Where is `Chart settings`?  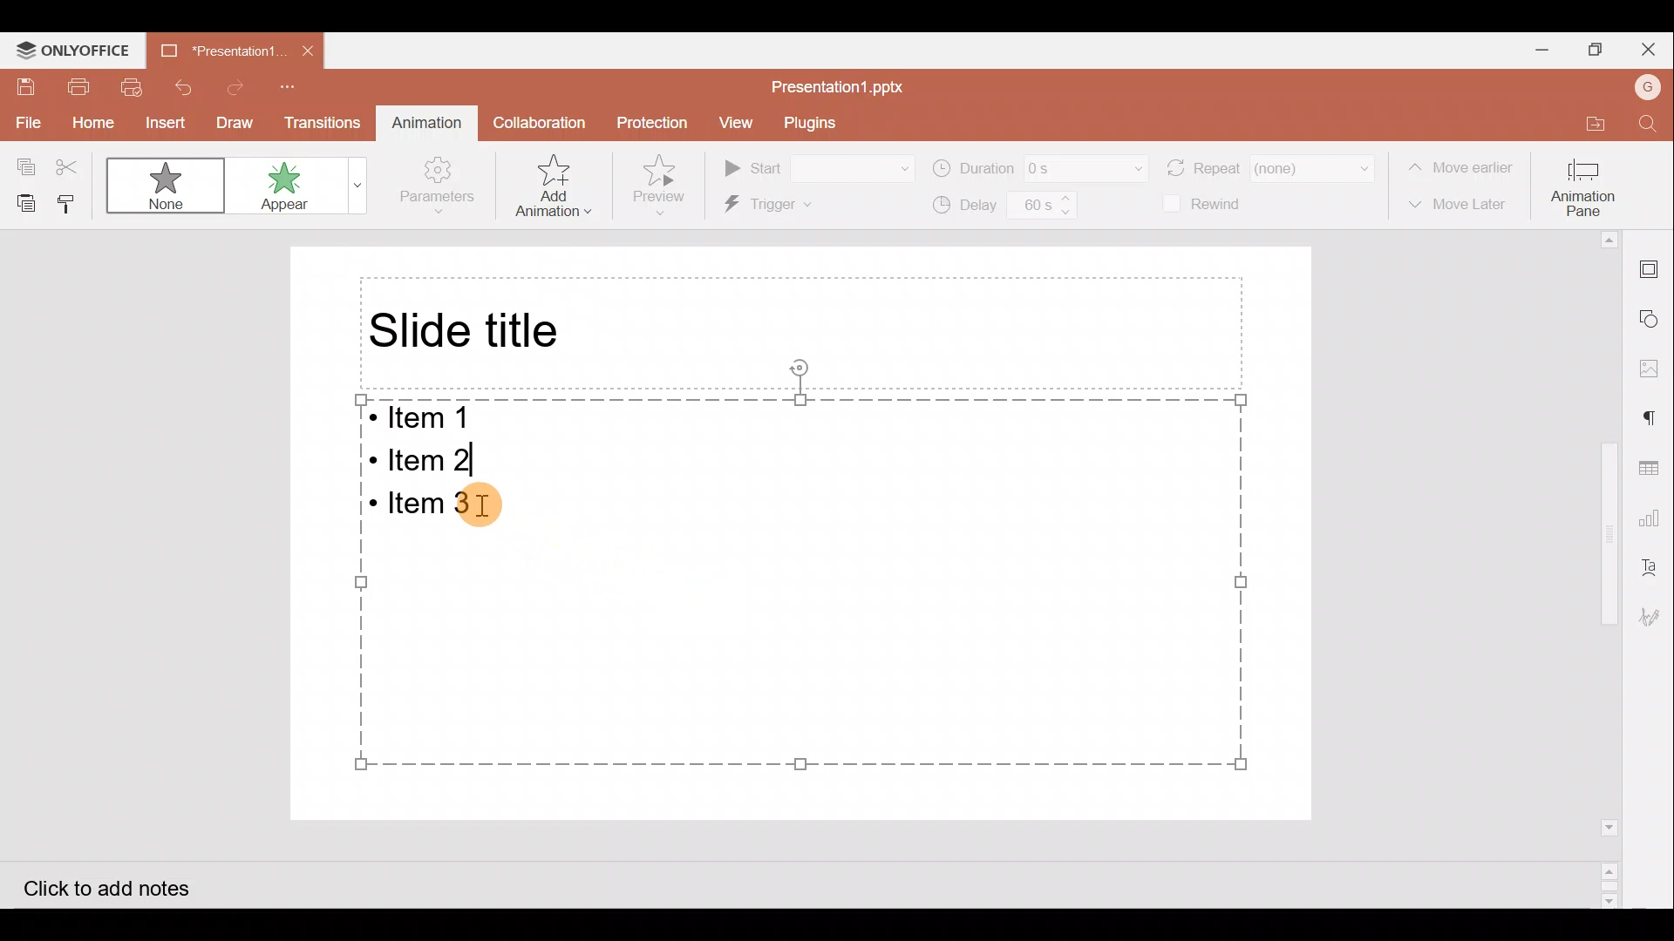 Chart settings is located at coordinates (1658, 514).